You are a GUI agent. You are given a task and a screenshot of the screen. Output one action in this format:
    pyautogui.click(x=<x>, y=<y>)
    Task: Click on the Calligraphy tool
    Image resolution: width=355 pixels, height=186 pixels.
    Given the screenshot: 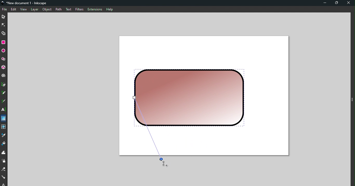 What is the action you would take?
    pyautogui.click(x=3, y=102)
    